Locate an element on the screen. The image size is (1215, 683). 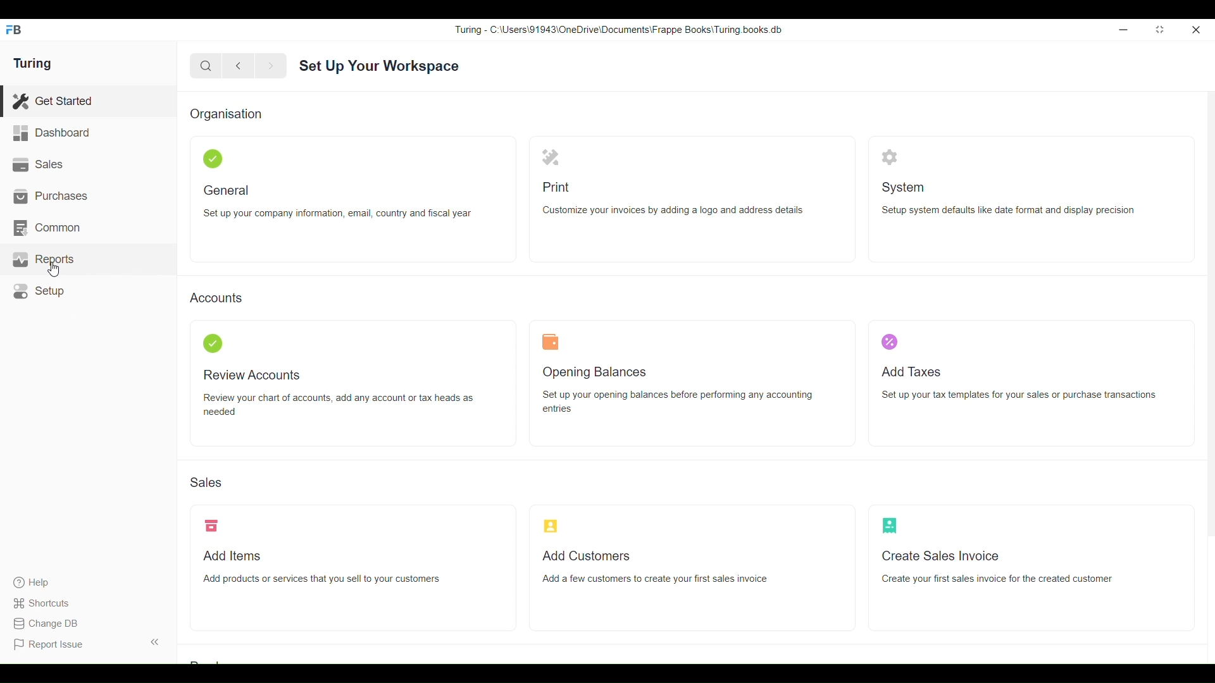
Setup is located at coordinates (87, 292).